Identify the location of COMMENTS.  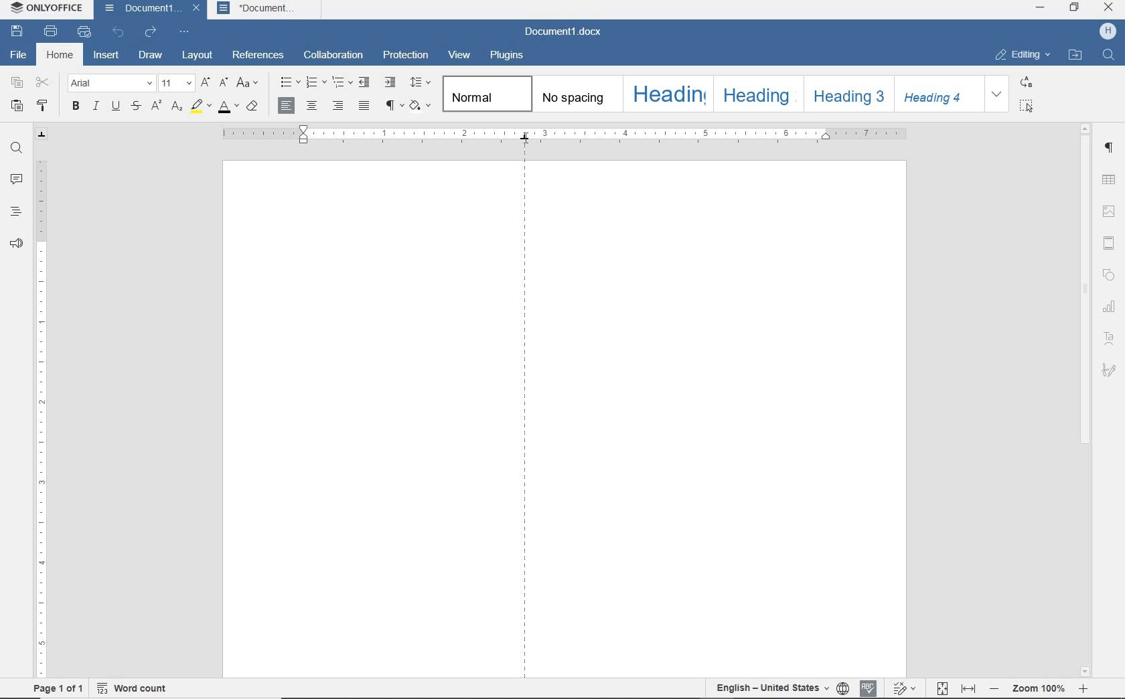
(13, 179).